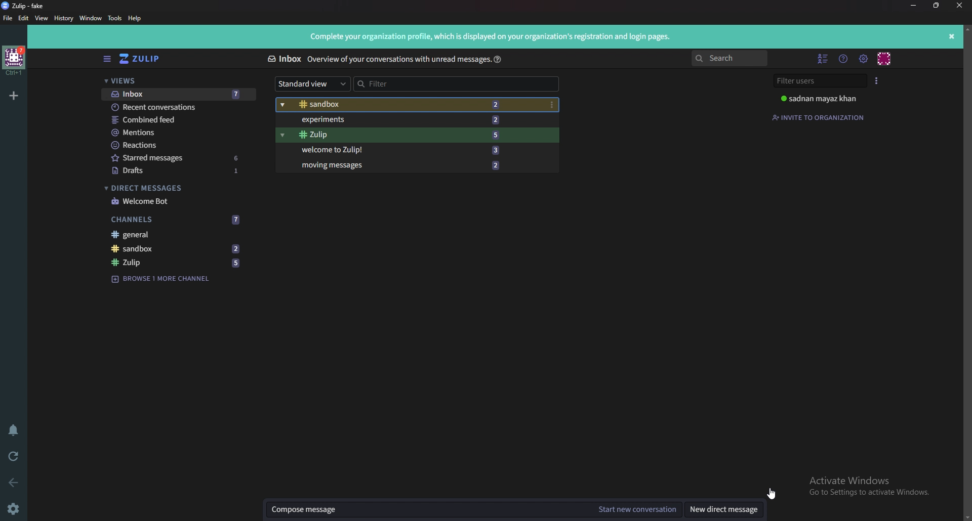  I want to click on History, so click(64, 18).